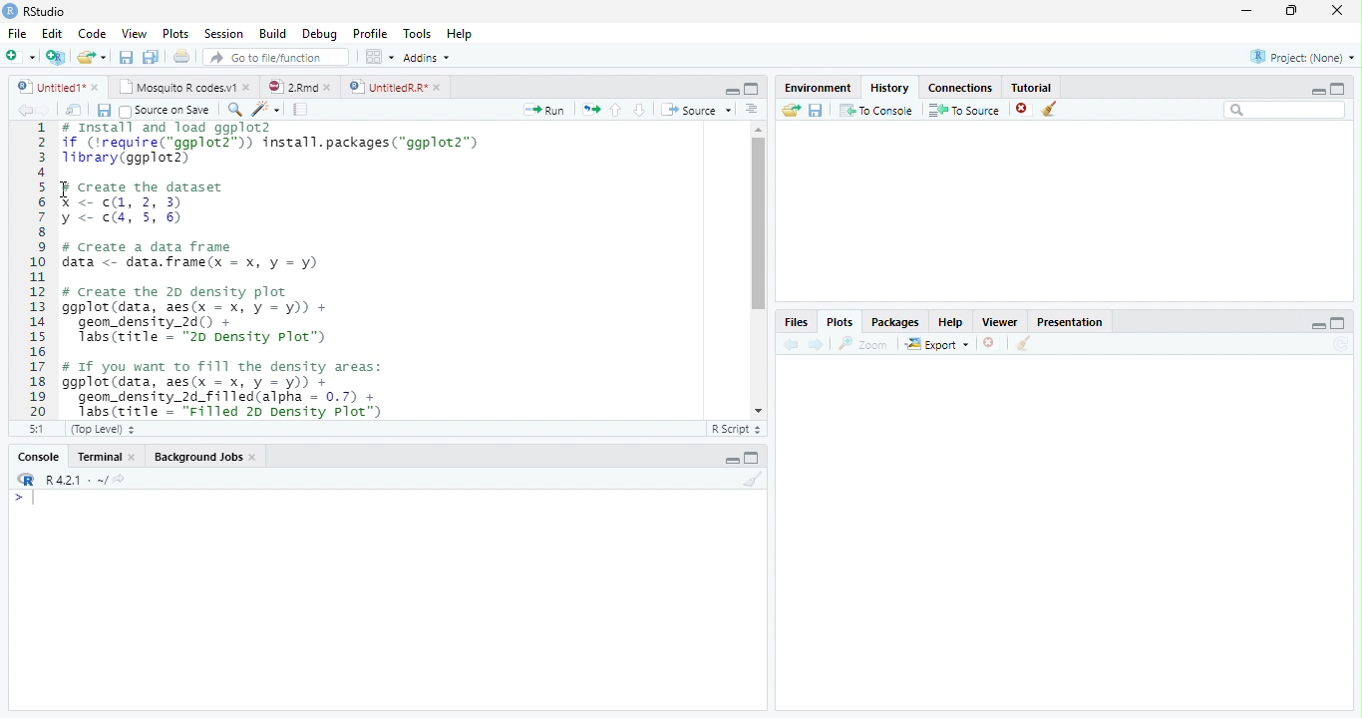 This screenshot has width=1362, height=718. Describe the element at coordinates (950, 324) in the screenshot. I see `Help` at that location.